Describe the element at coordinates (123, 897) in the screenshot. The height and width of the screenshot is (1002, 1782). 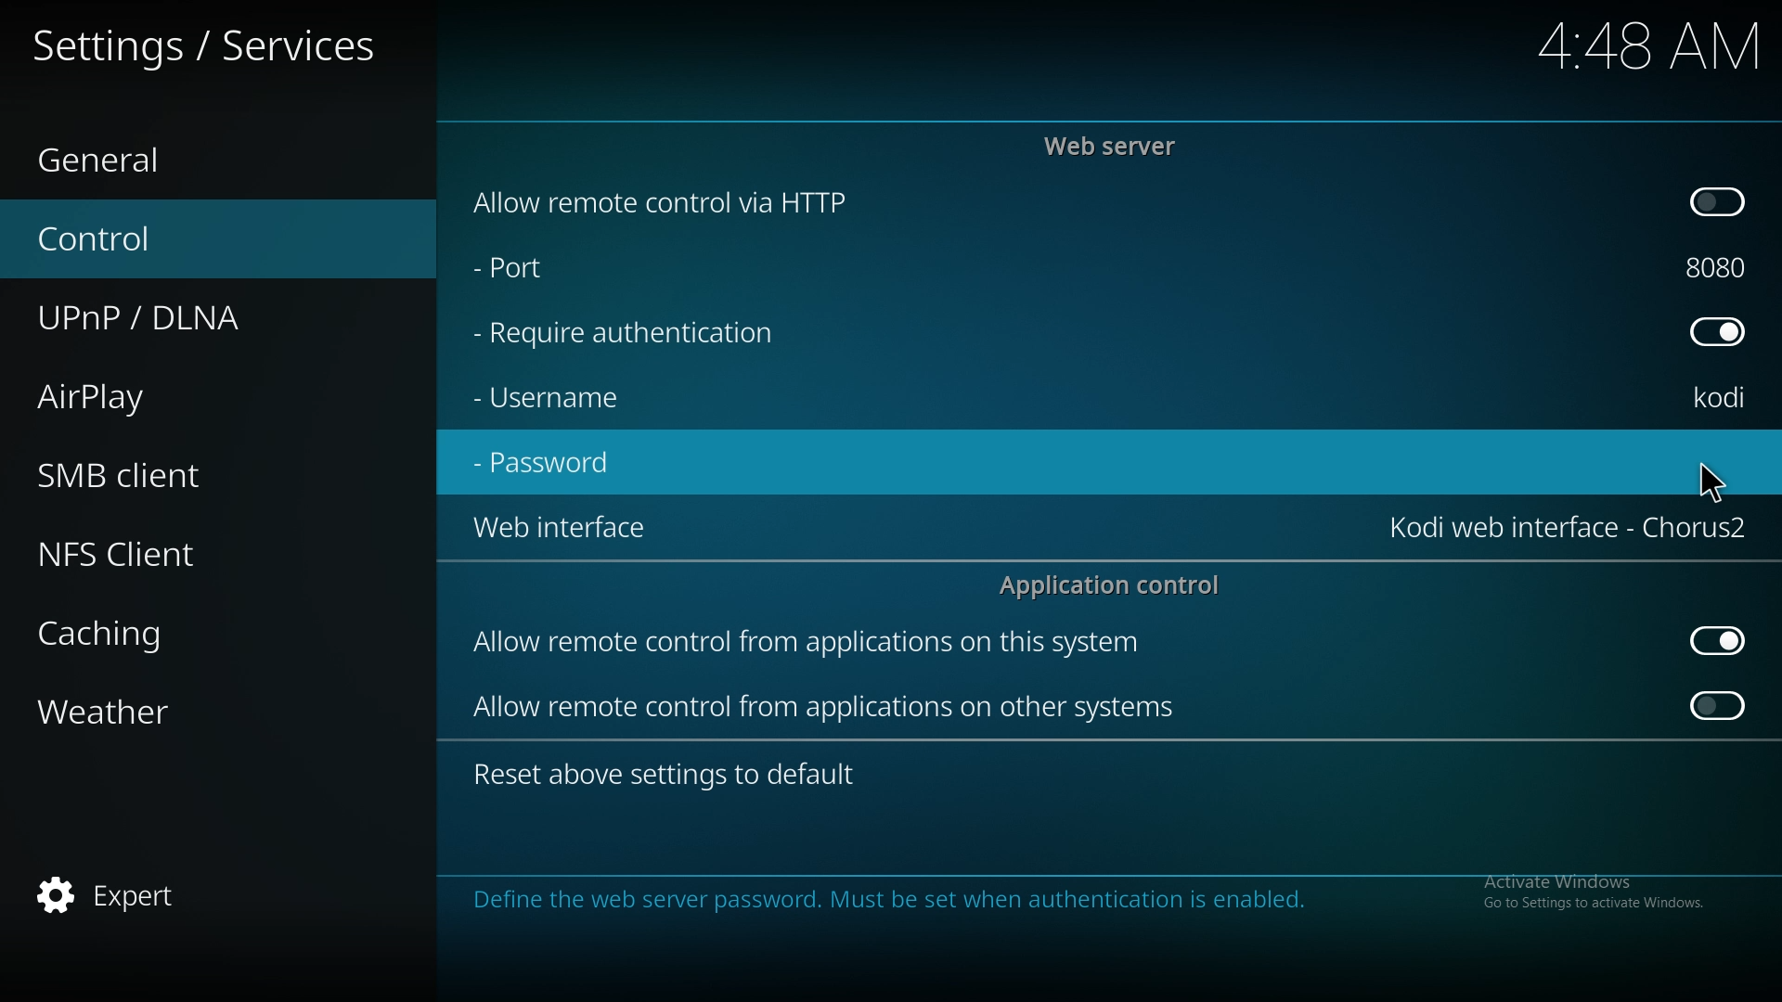
I see `expert` at that location.